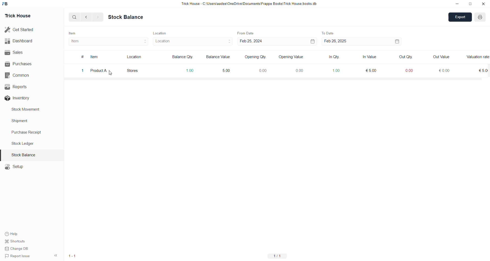  What do you see at coordinates (475, 57) in the screenshot?
I see `` at bounding box center [475, 57].